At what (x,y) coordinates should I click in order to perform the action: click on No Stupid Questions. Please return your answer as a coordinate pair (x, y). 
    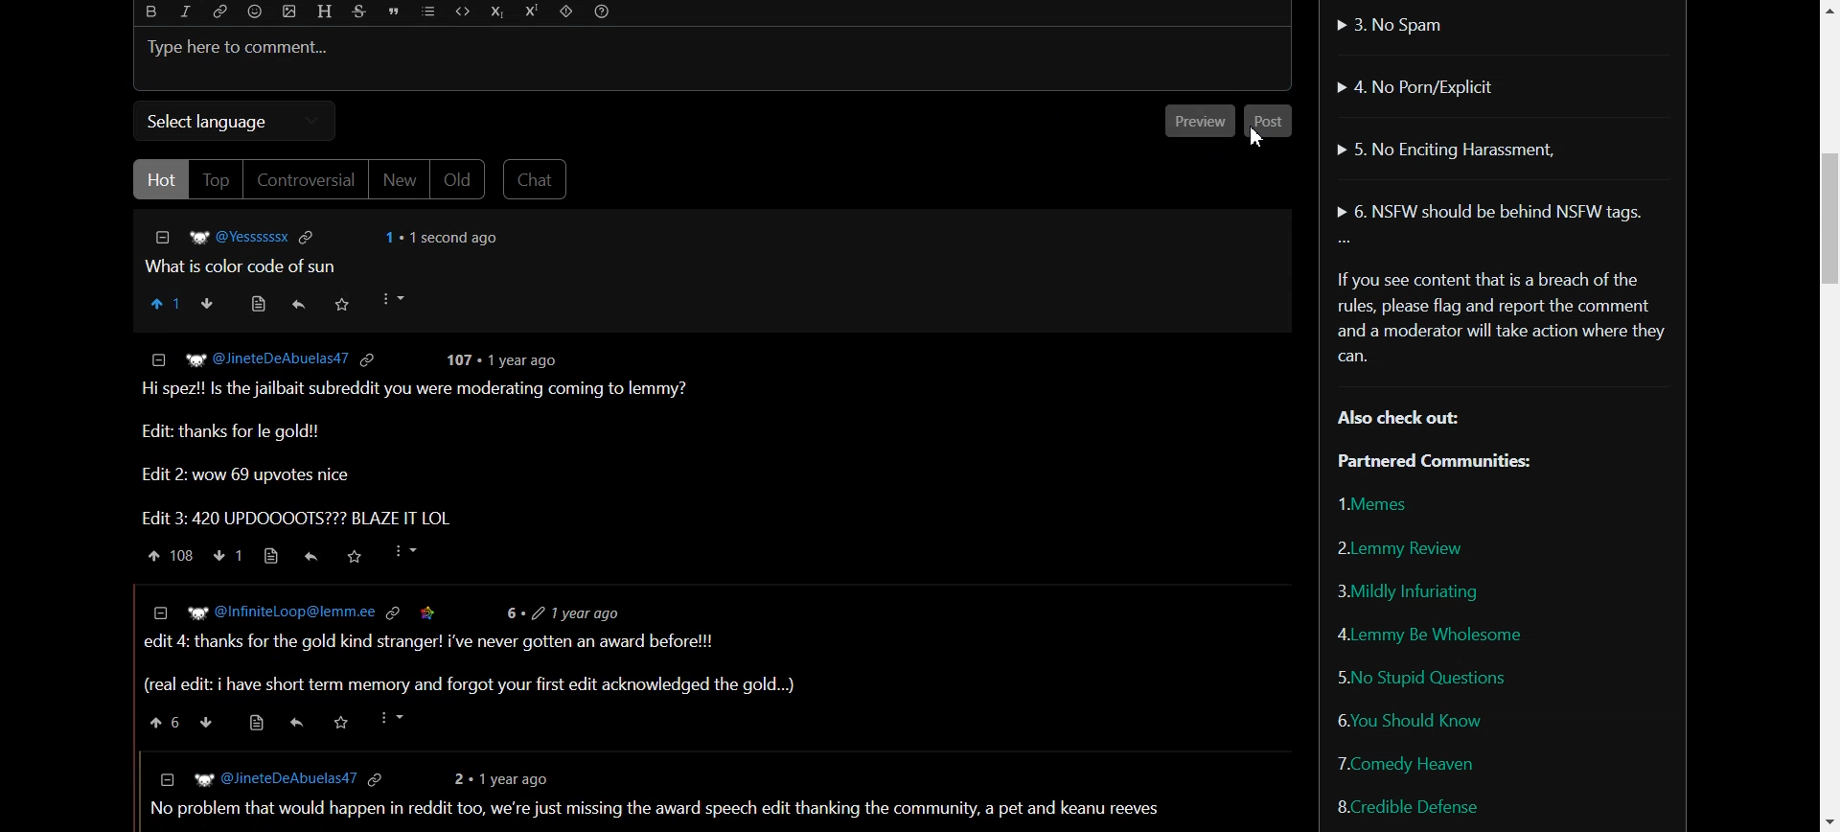
    Looking at the image, I should click on (1419, 679).